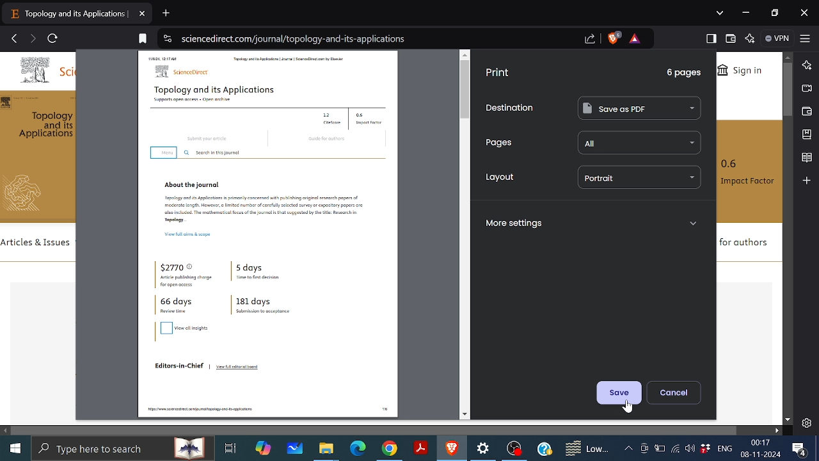 Image resolution: width=819 pixels, height=461 pixels. What do you see at coordinates (186, 276) in the screenshot?
I see `$2770` at bounding box center [186, 276].